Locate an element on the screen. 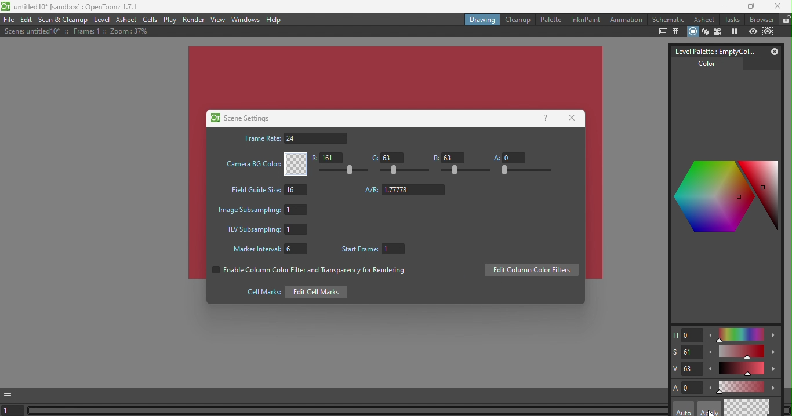 The height and width of the screenshot is (416, 792). Scene settings is located at coordinates (240, 118).